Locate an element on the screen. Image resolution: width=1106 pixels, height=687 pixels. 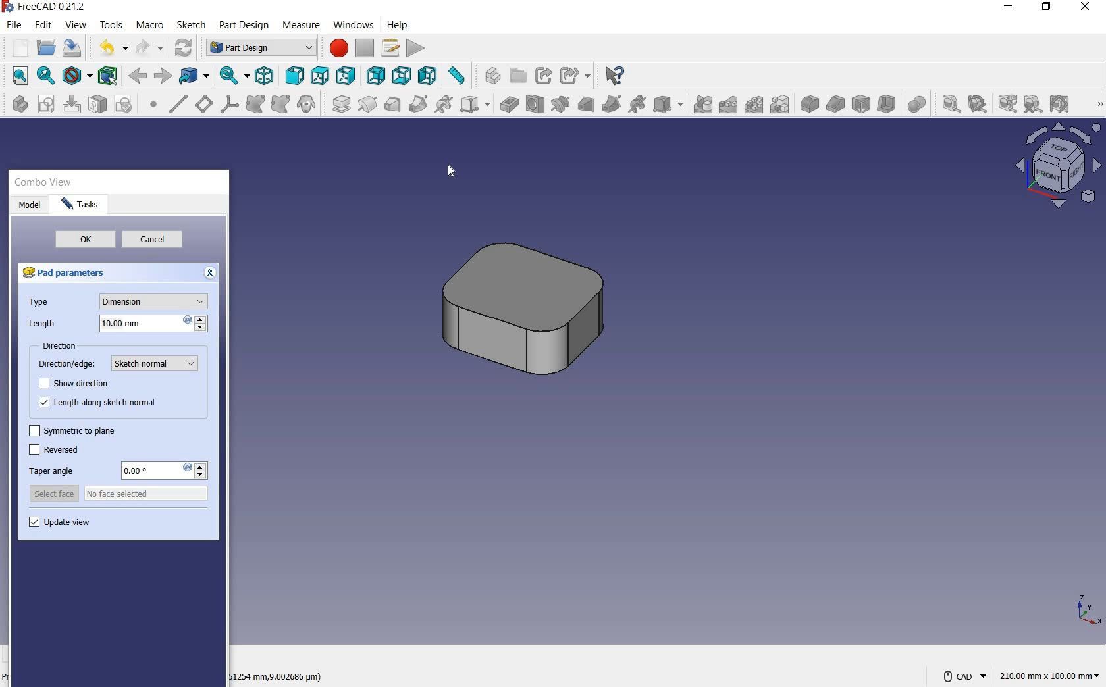
fit selection is located at coordinates (46, 77).